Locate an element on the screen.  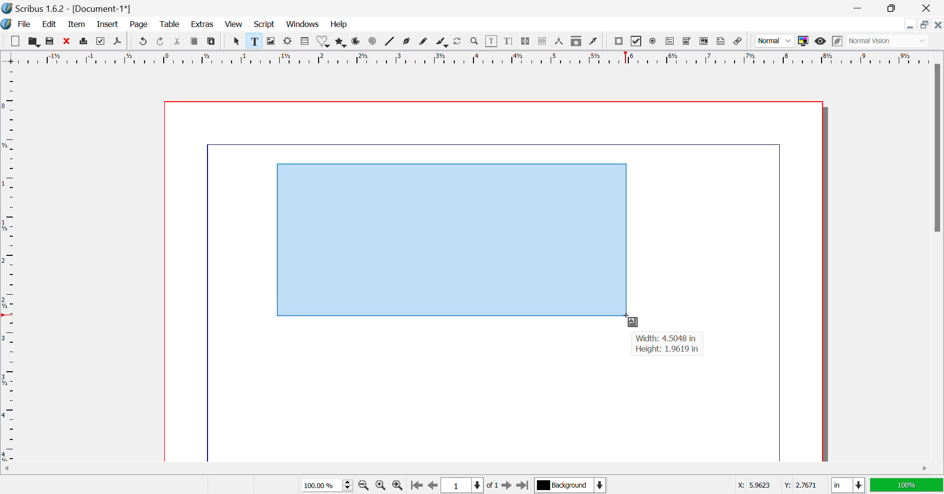
Calligraphic Line is located at coordinates (442, 42).